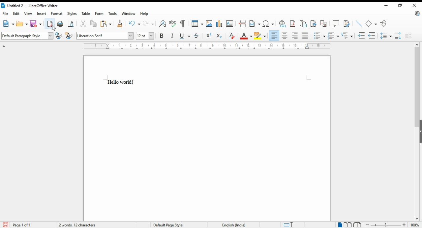  I want to click on set line spacing, so click(386, 36).